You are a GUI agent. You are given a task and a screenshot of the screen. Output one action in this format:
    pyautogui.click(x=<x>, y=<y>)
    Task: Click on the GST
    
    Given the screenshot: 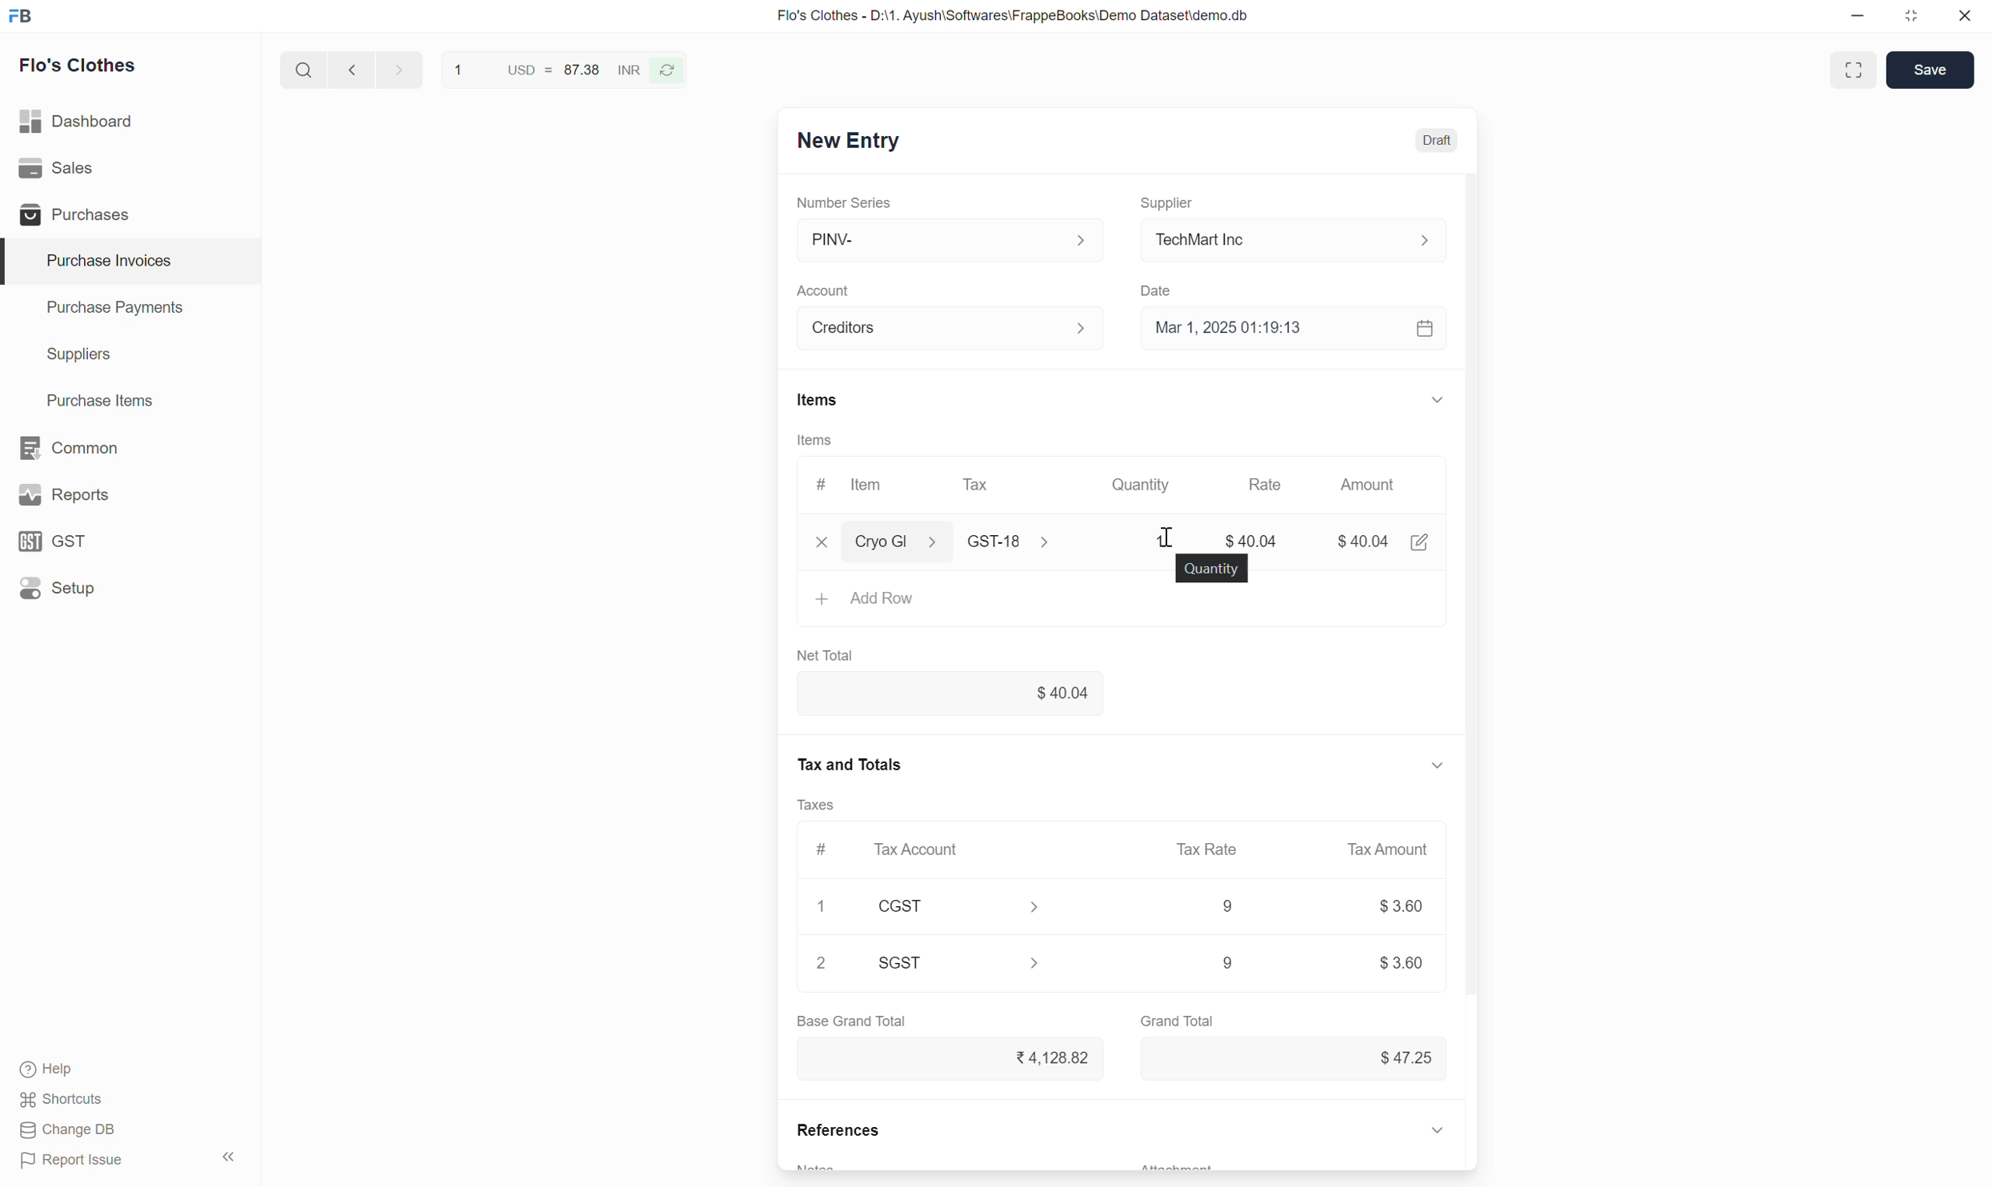 What is the action you would take?
    pyautogui.click(x=60, y=541)
    